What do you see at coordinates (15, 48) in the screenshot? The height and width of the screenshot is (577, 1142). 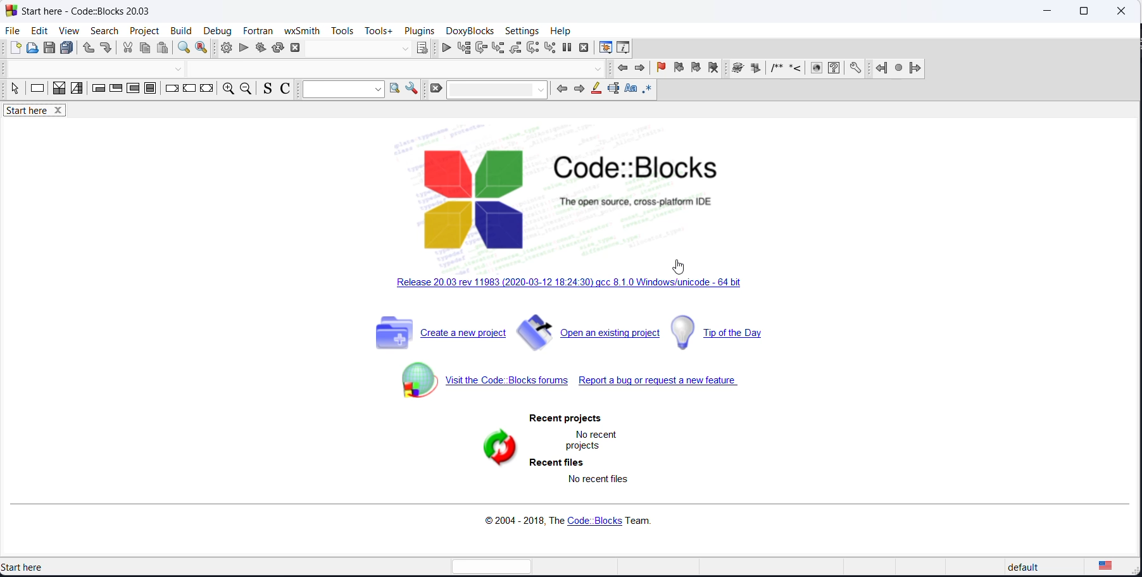 I see `new file` at bounding box center [15, 48].